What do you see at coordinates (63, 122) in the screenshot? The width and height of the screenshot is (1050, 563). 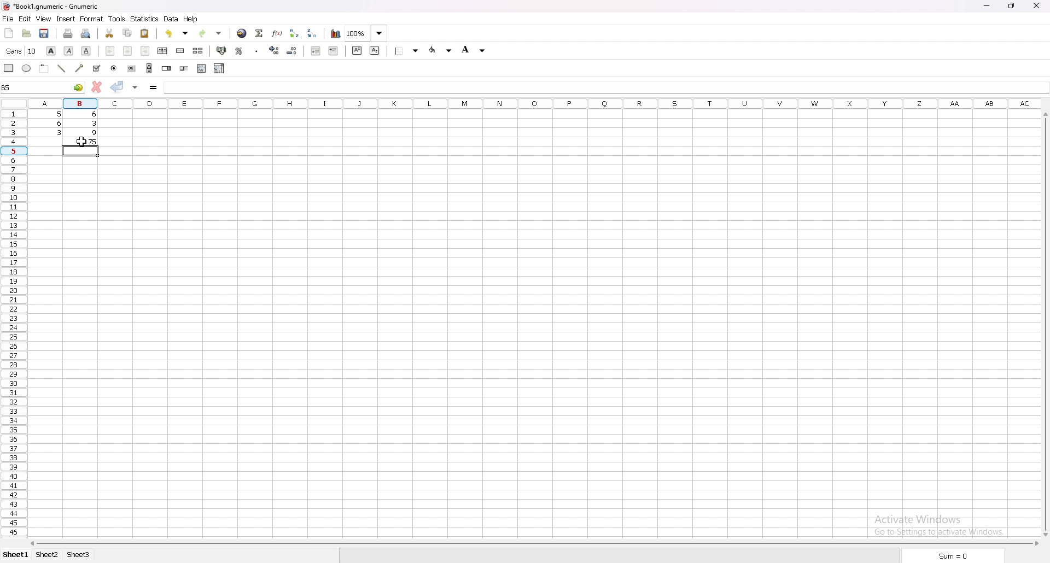 I see `data` at bounding box center [63, 122].